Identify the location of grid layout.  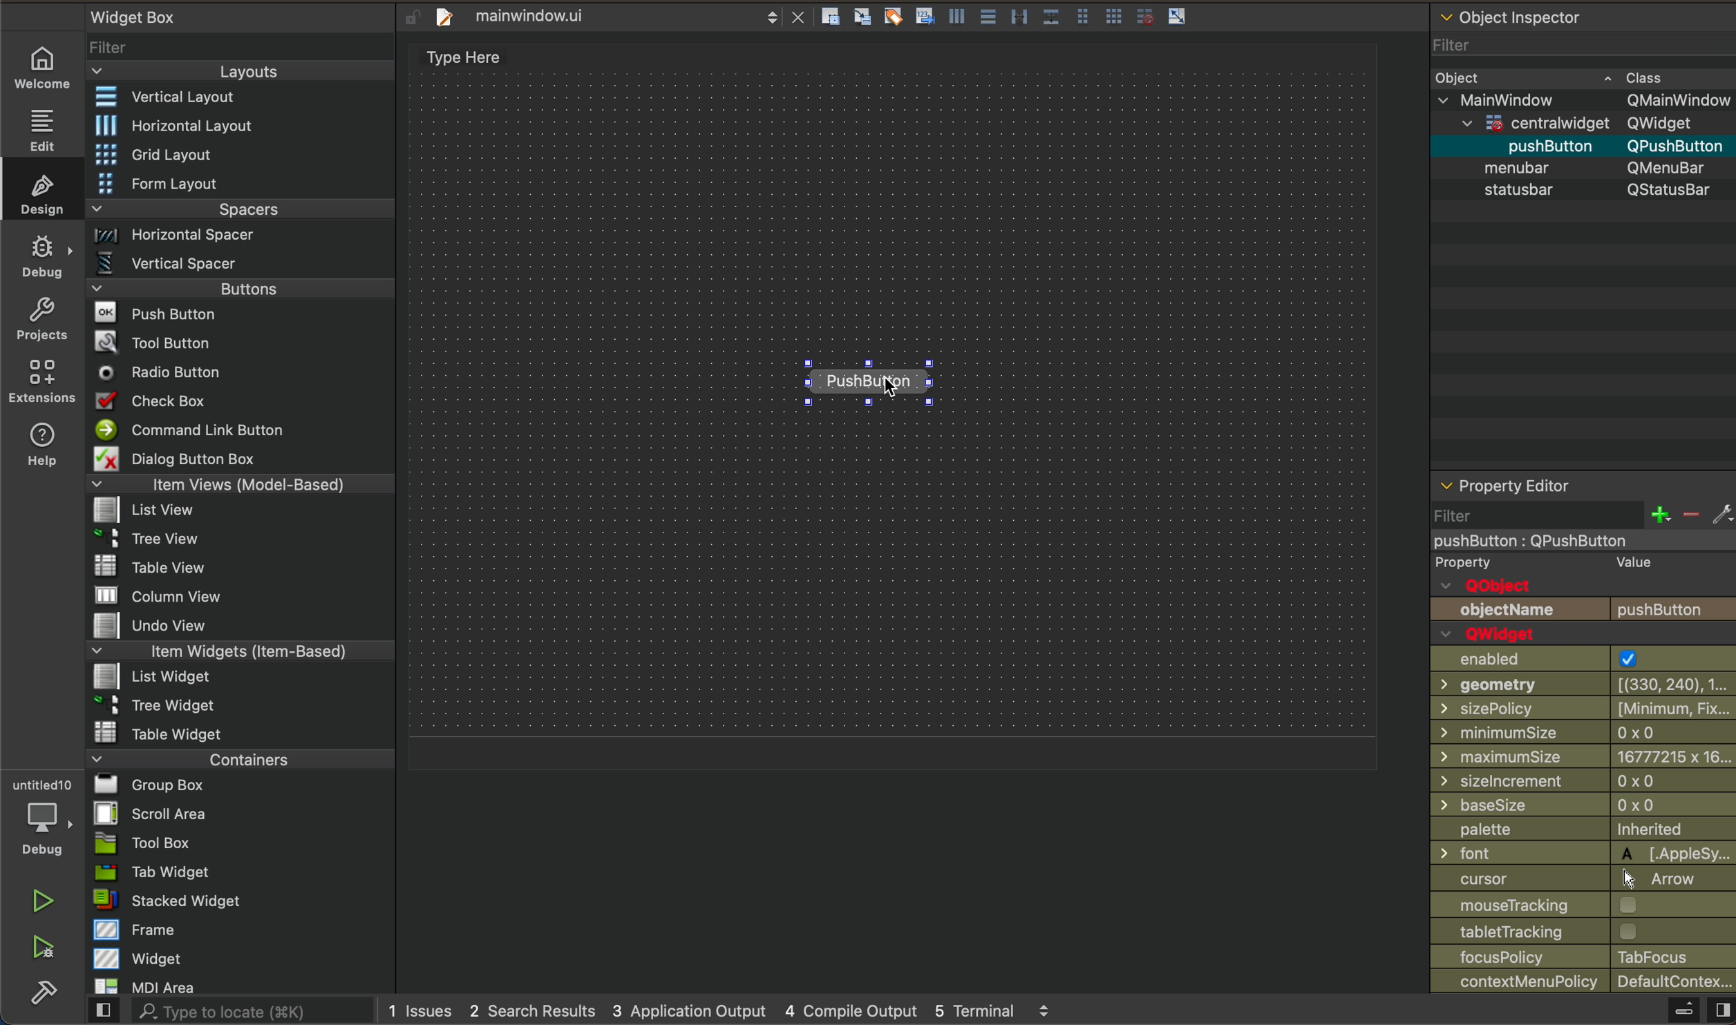
(243, 153).